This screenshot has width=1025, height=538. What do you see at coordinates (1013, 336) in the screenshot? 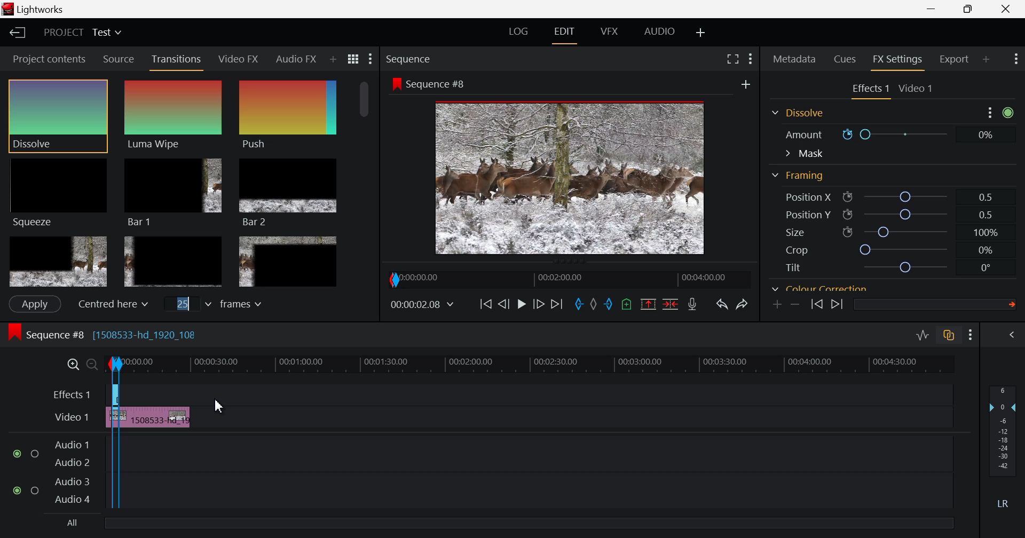
I see `View Audio Mix` at bounding box center [1013, 336].